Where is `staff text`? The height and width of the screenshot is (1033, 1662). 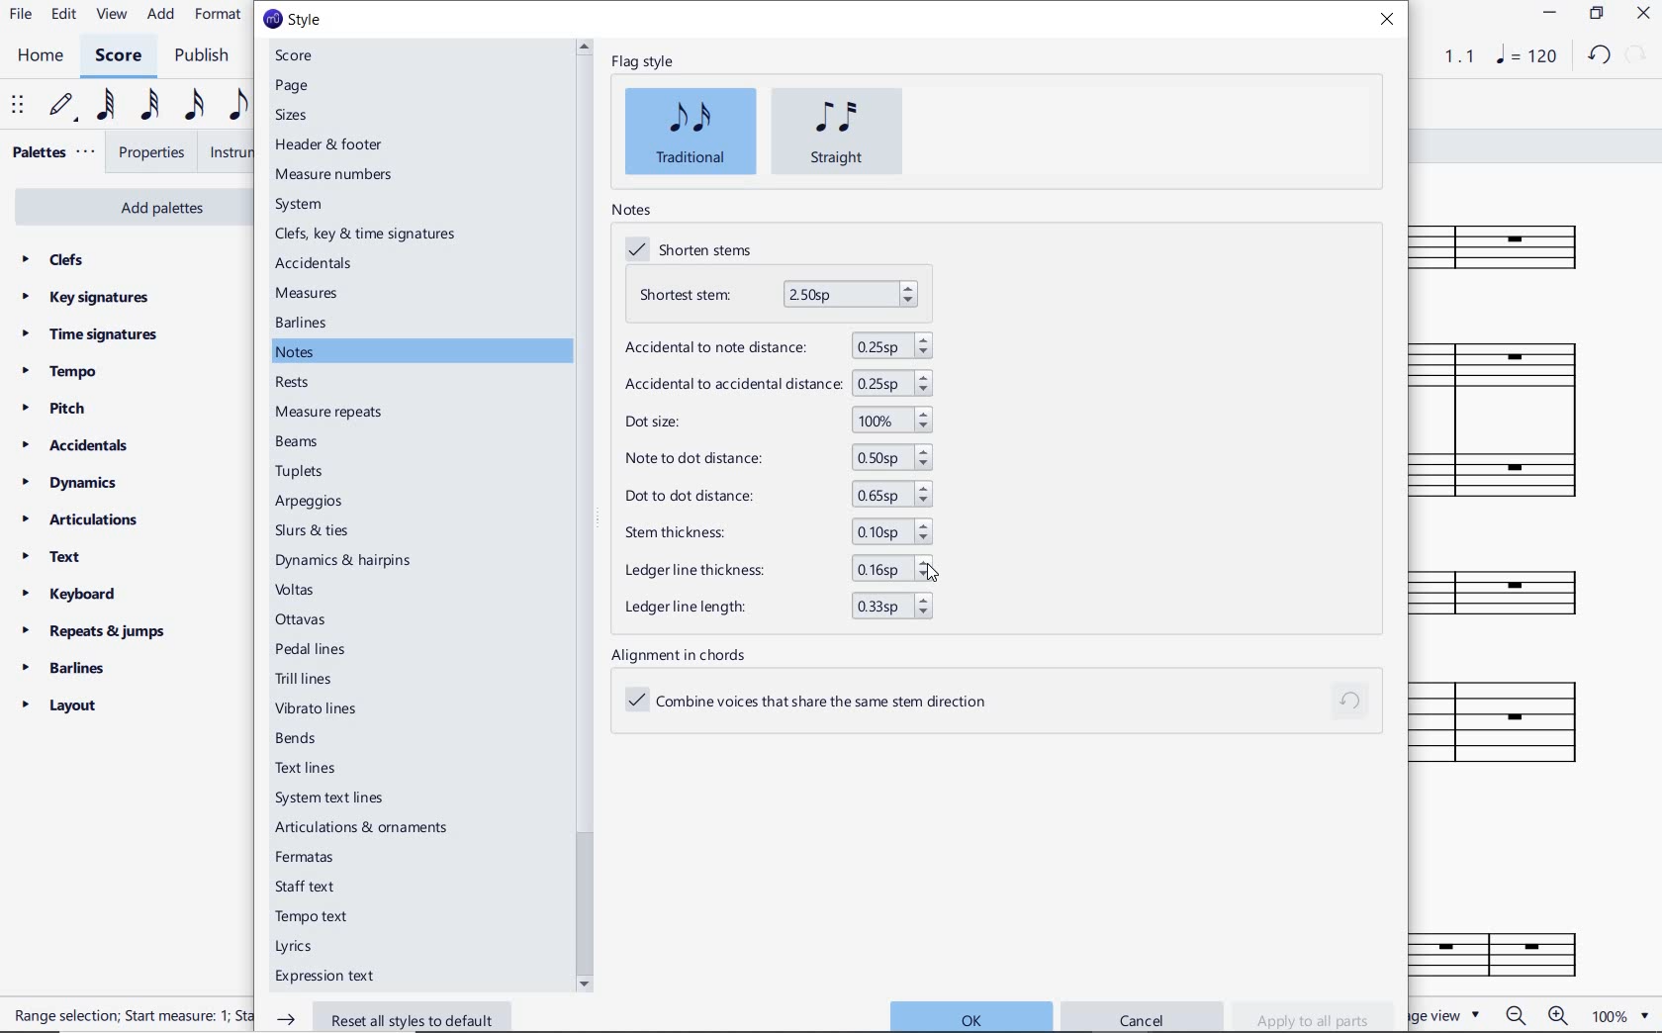 staff text is located at coordinates (308, 885).